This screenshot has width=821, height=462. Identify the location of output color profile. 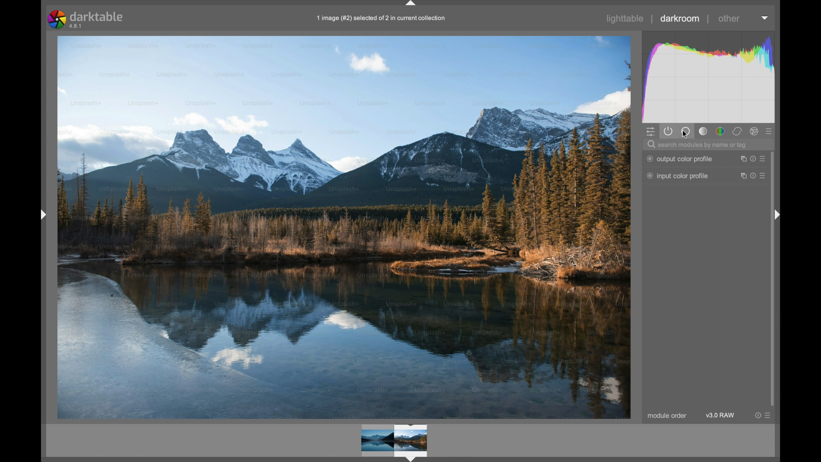
(680, 159).